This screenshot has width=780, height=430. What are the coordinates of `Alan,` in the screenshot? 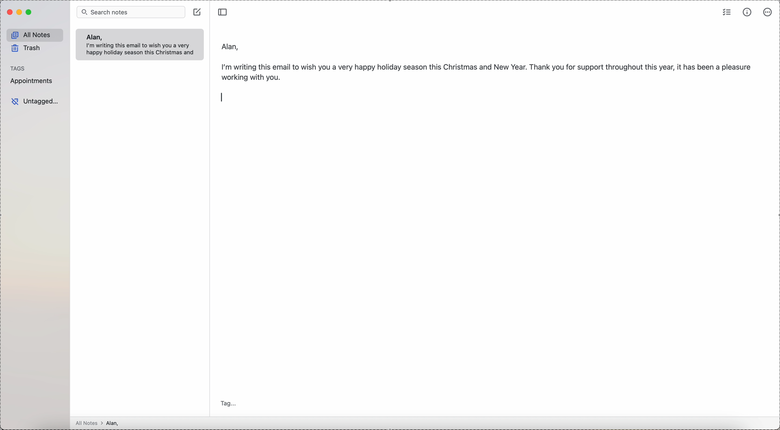 It's located at (231, 45).